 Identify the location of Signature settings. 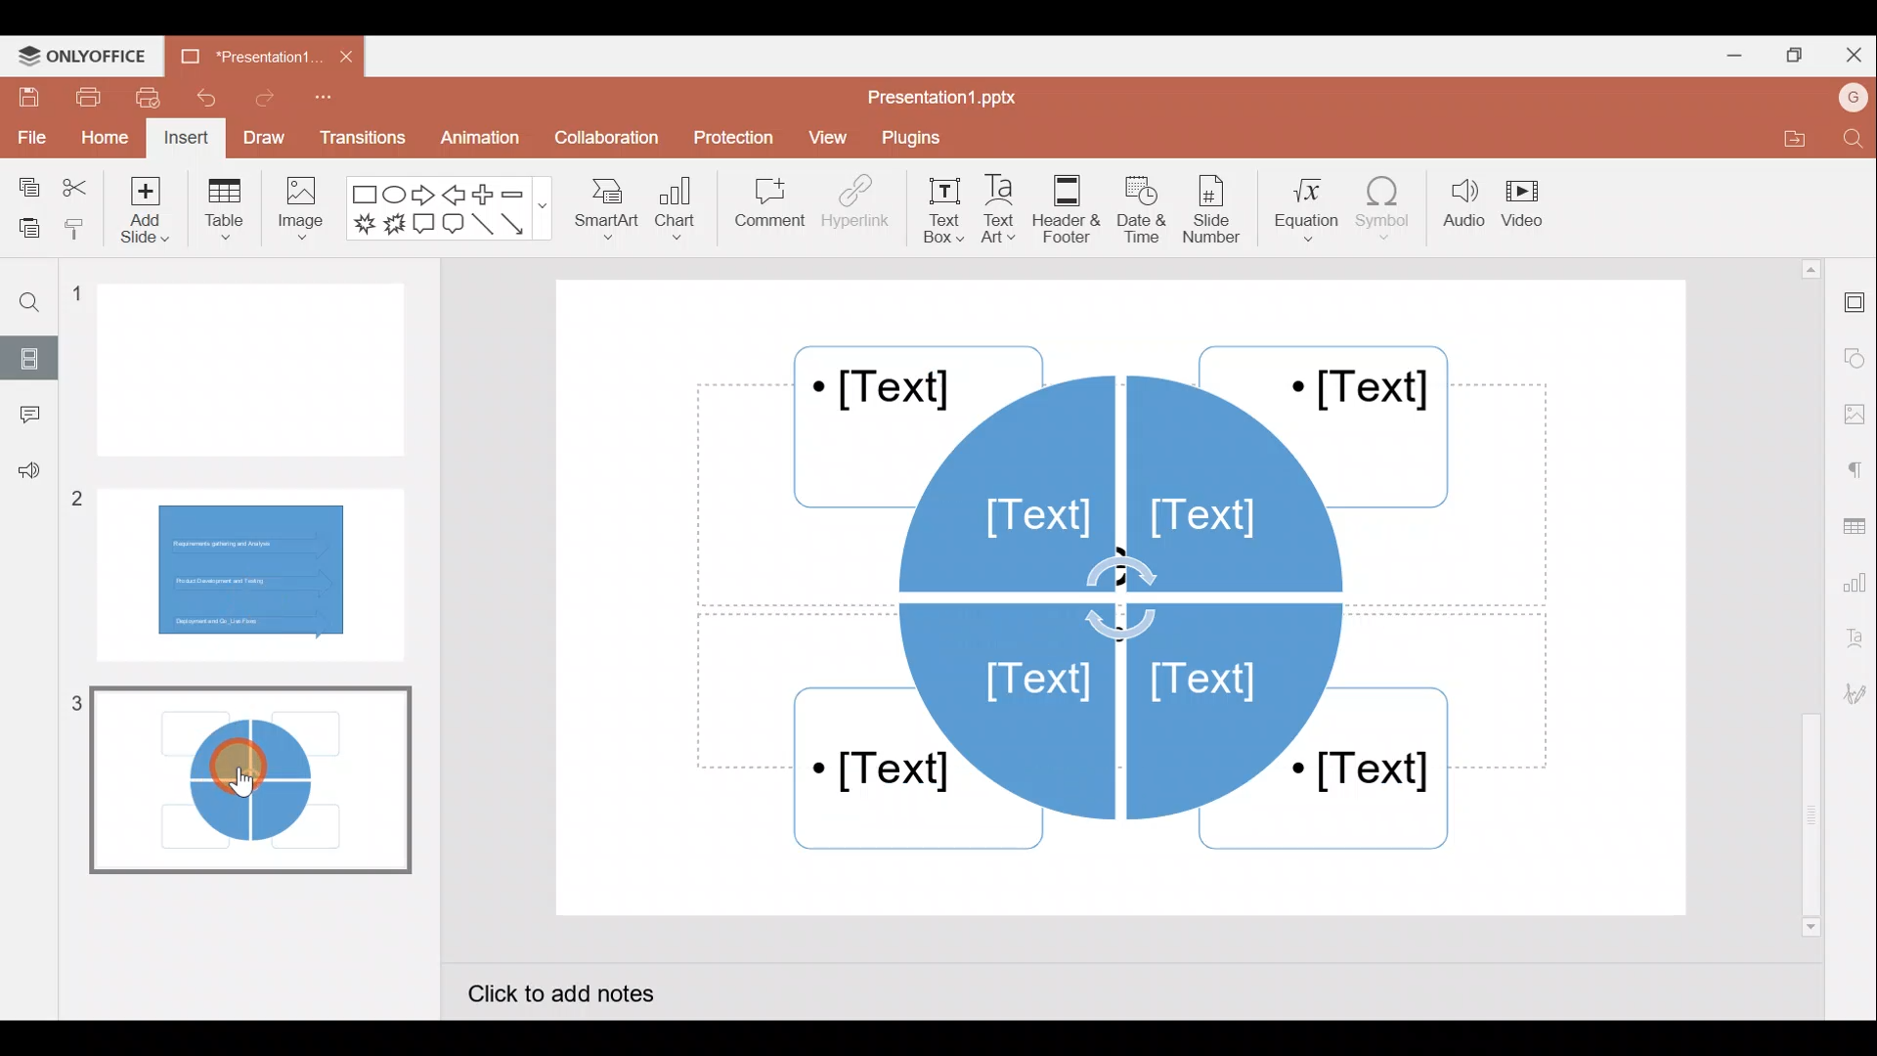
(1852, 694).